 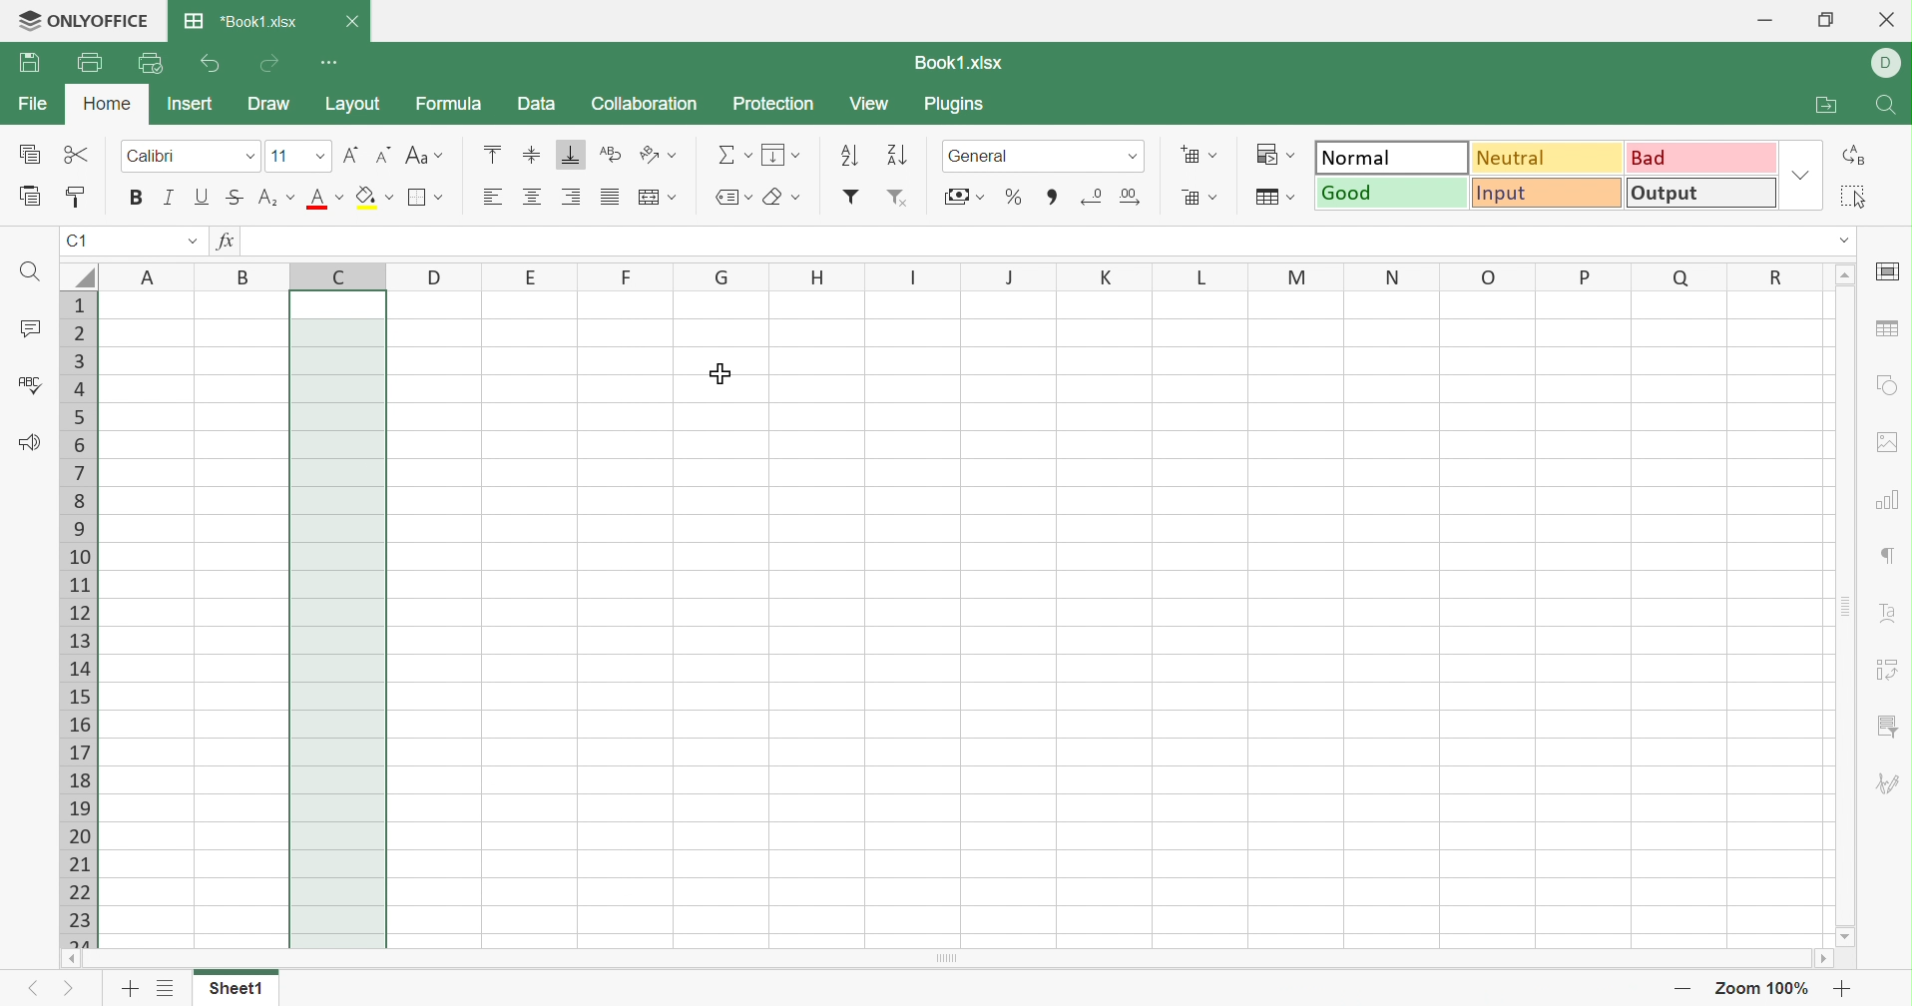 I want to click on Superscript/Subscript, so click(x=266, y=198).